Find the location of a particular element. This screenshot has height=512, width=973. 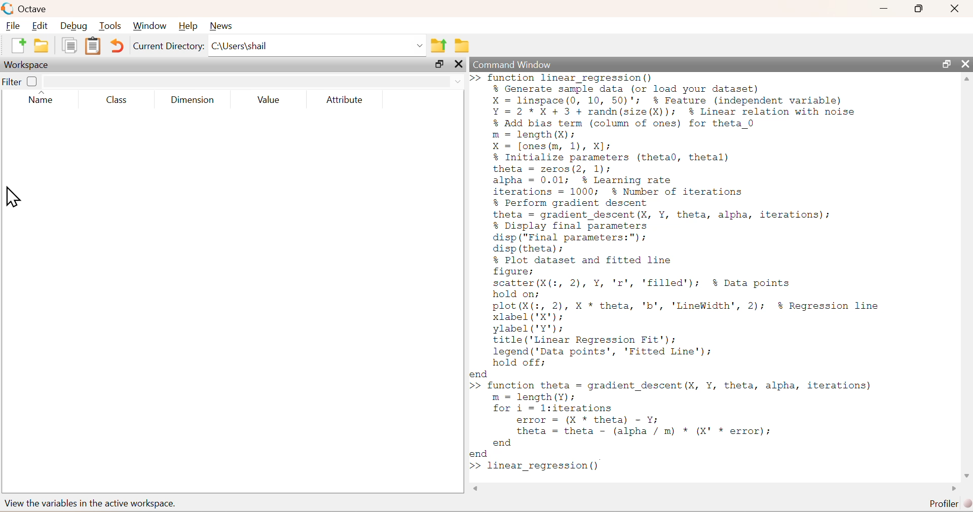

folder is located at coordinates (41, 45).